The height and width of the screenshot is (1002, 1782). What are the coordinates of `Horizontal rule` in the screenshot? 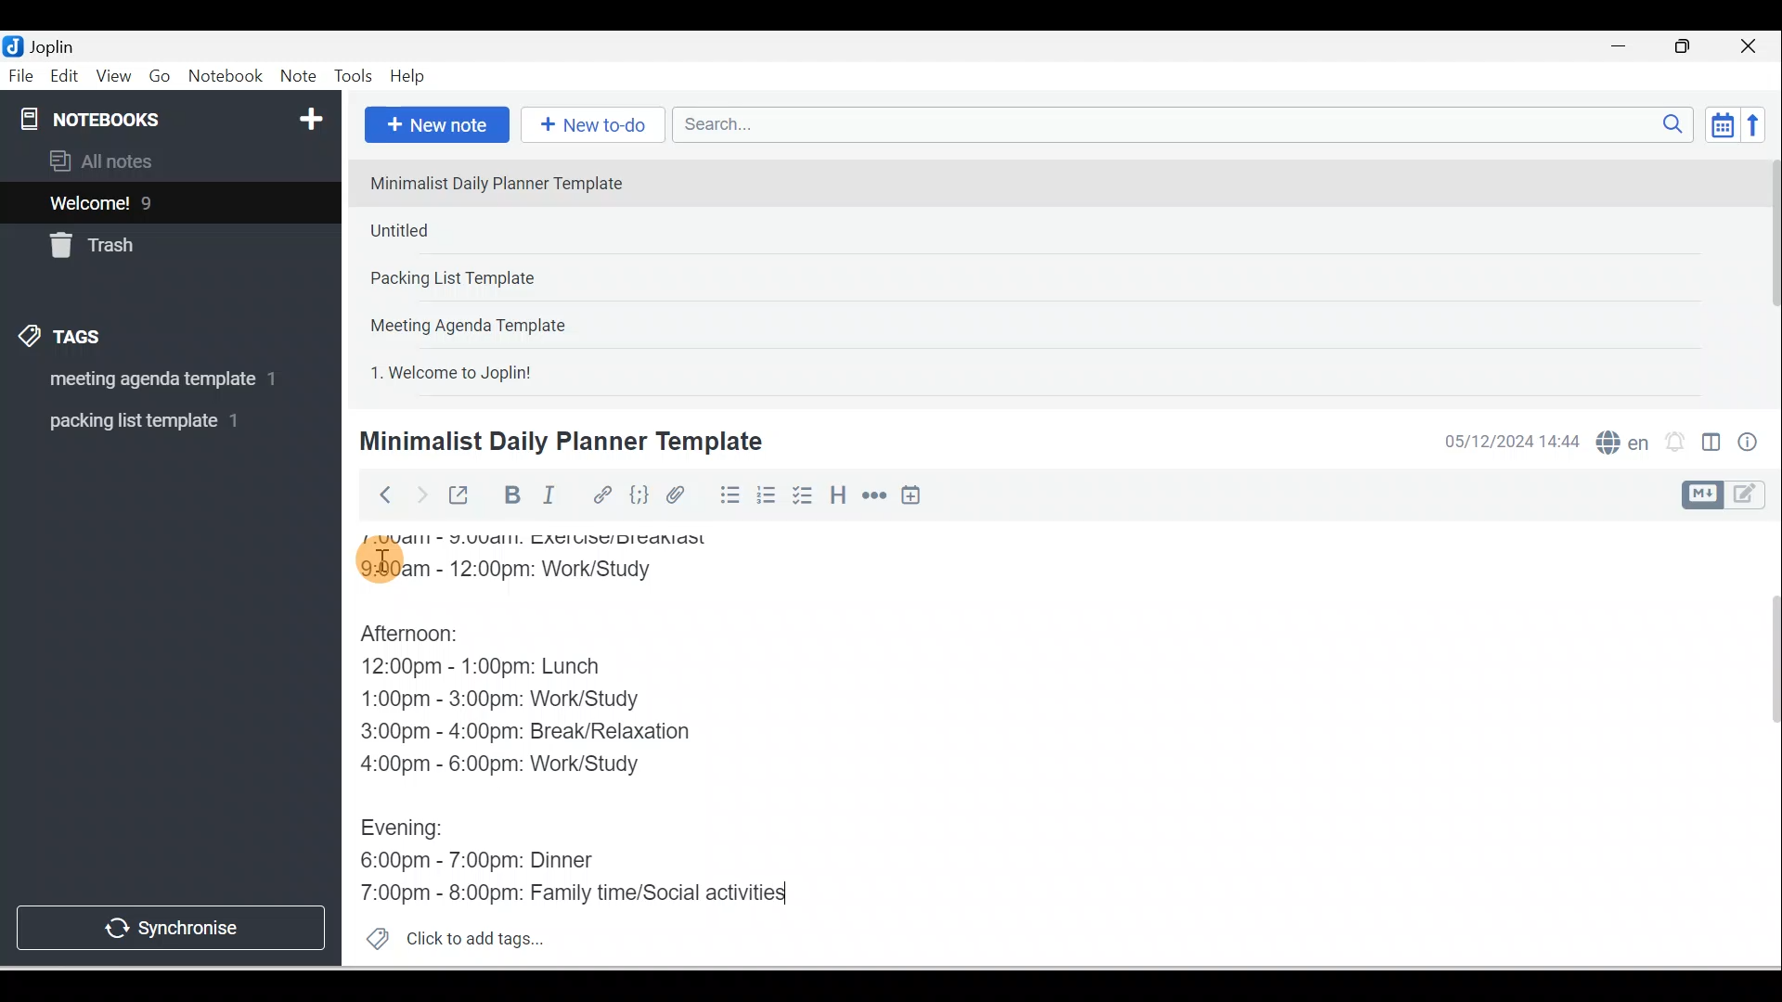 It's located at (876, 495).